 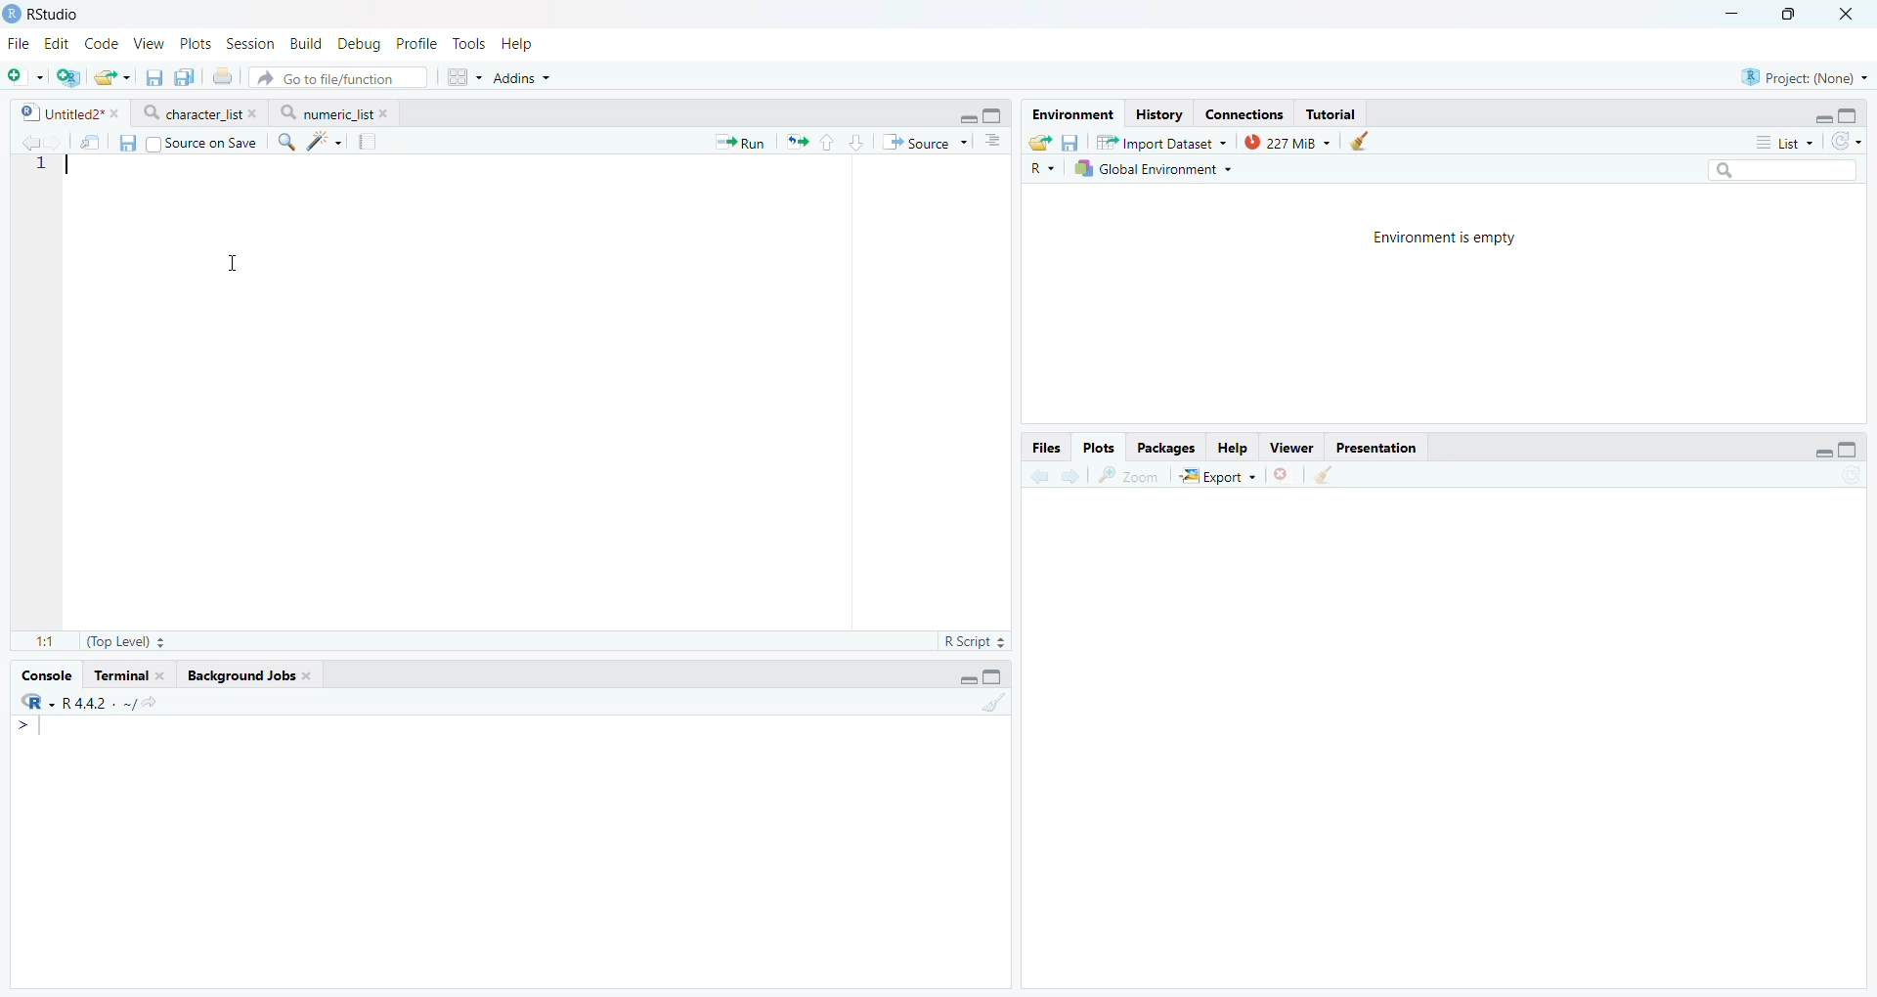 I want to click on Save all open files, so click(x=181, y=77).